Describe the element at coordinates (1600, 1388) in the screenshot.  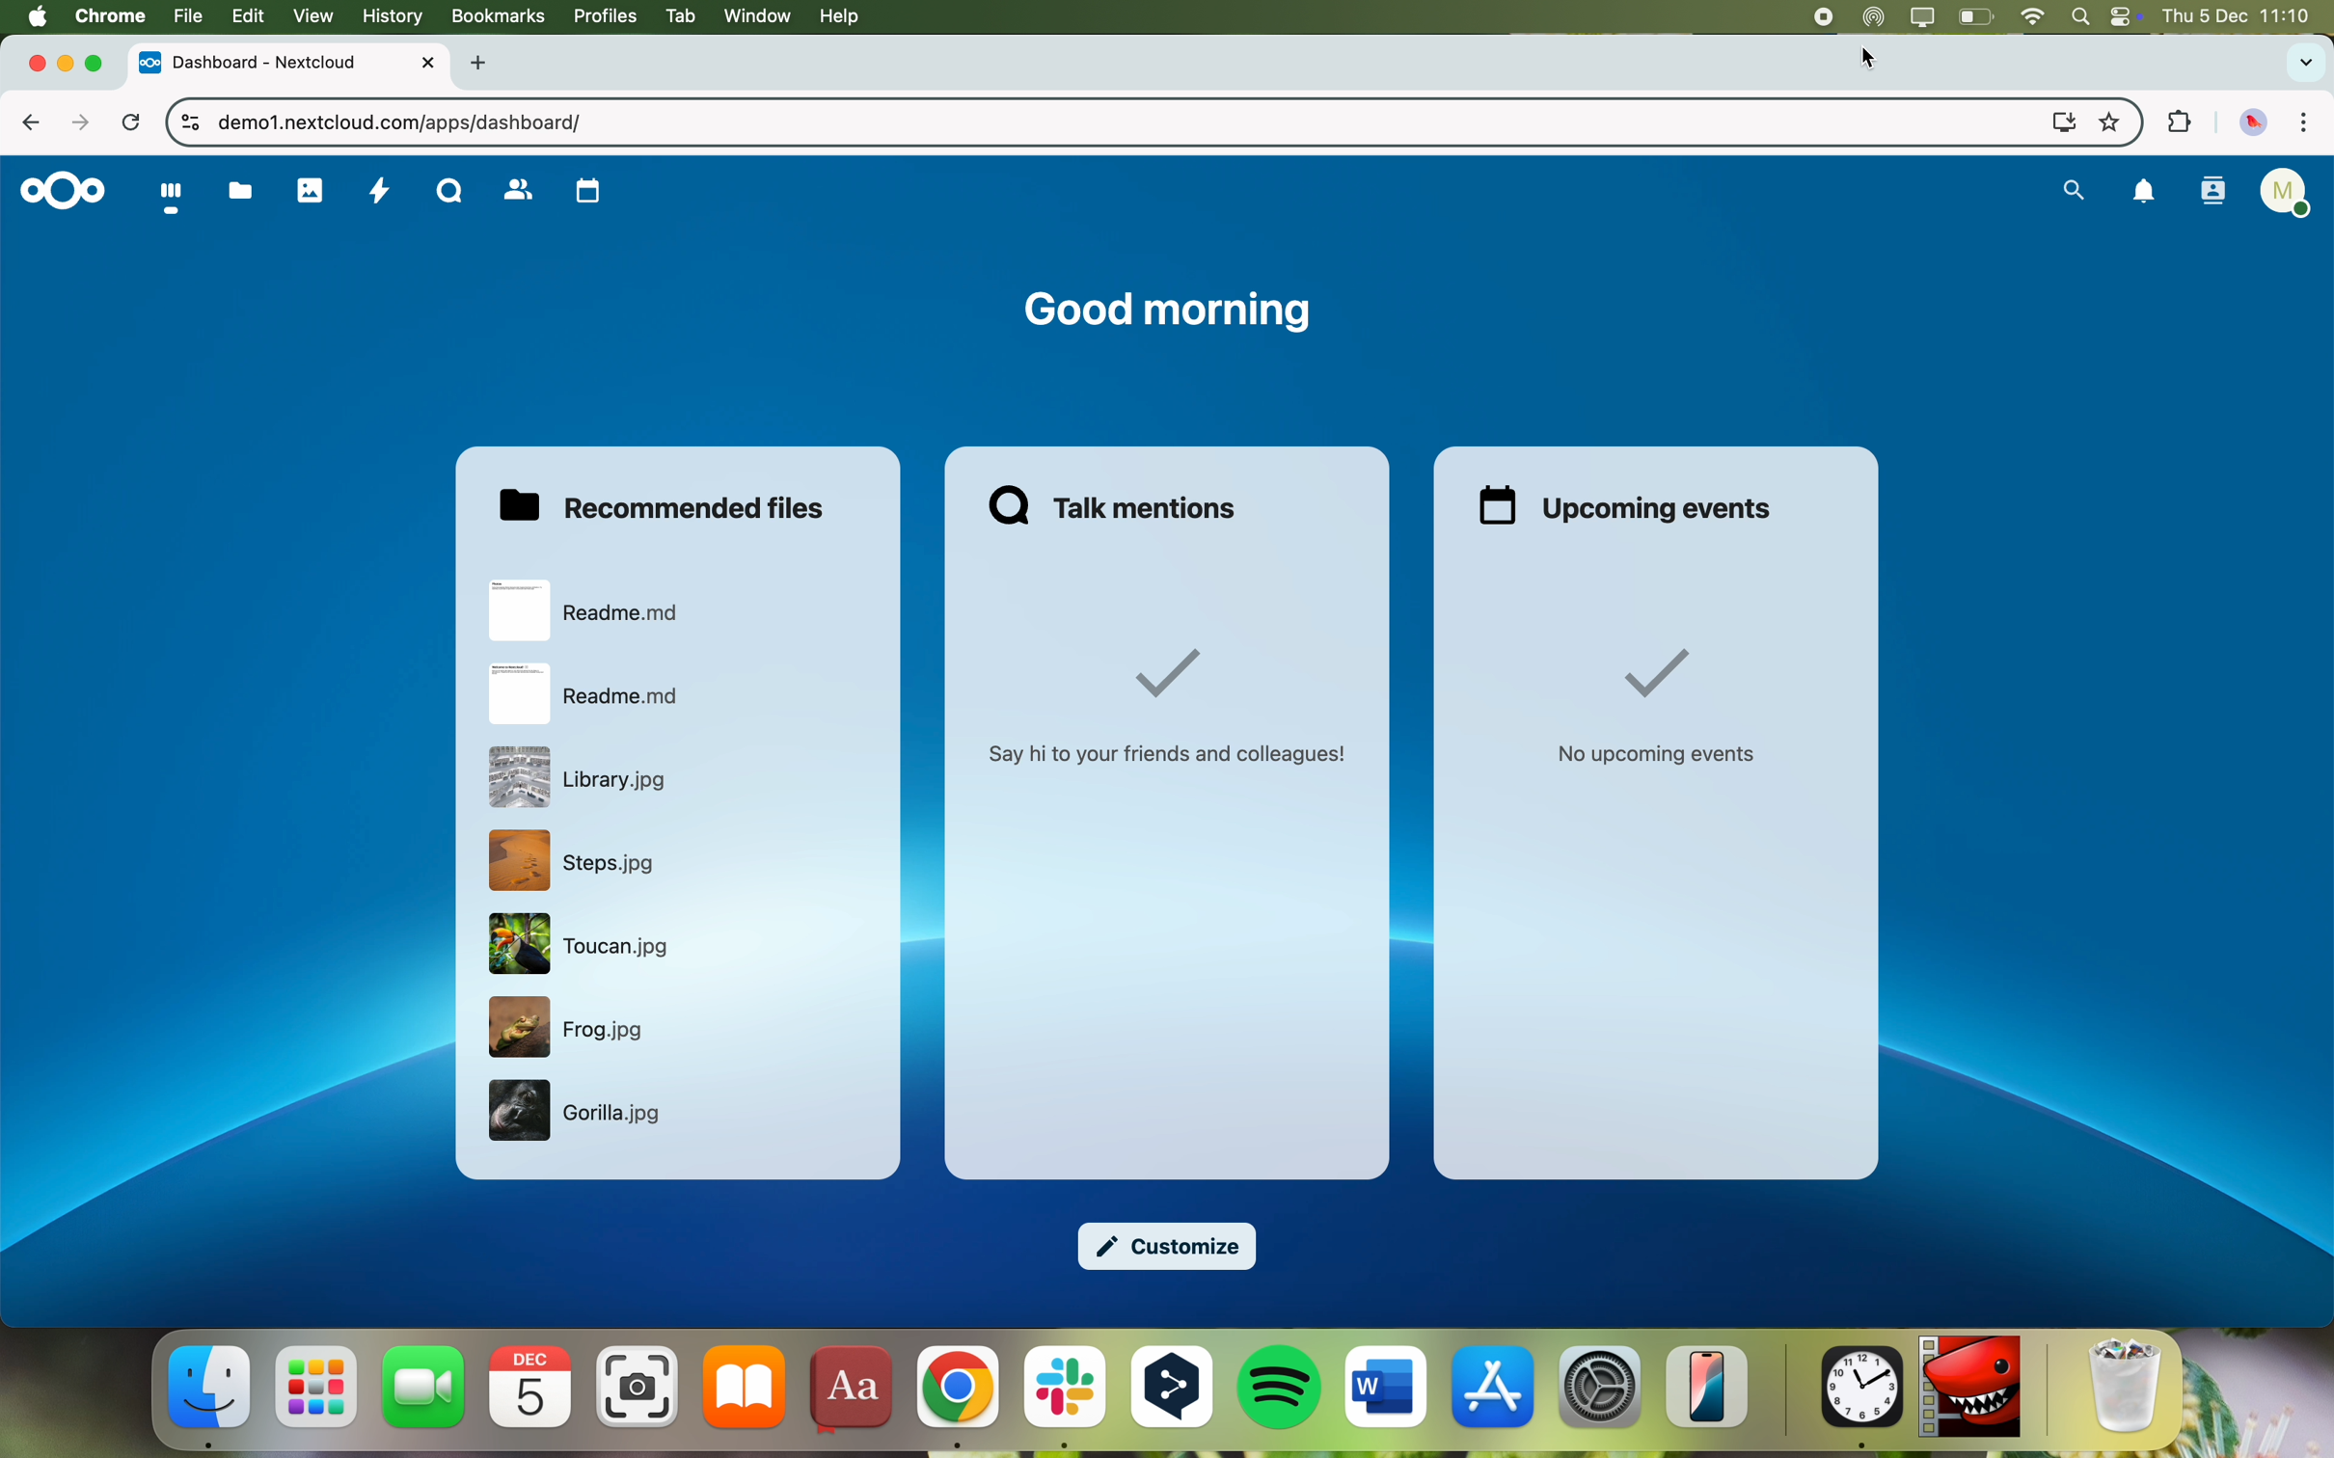
I see `Settings` at that location.